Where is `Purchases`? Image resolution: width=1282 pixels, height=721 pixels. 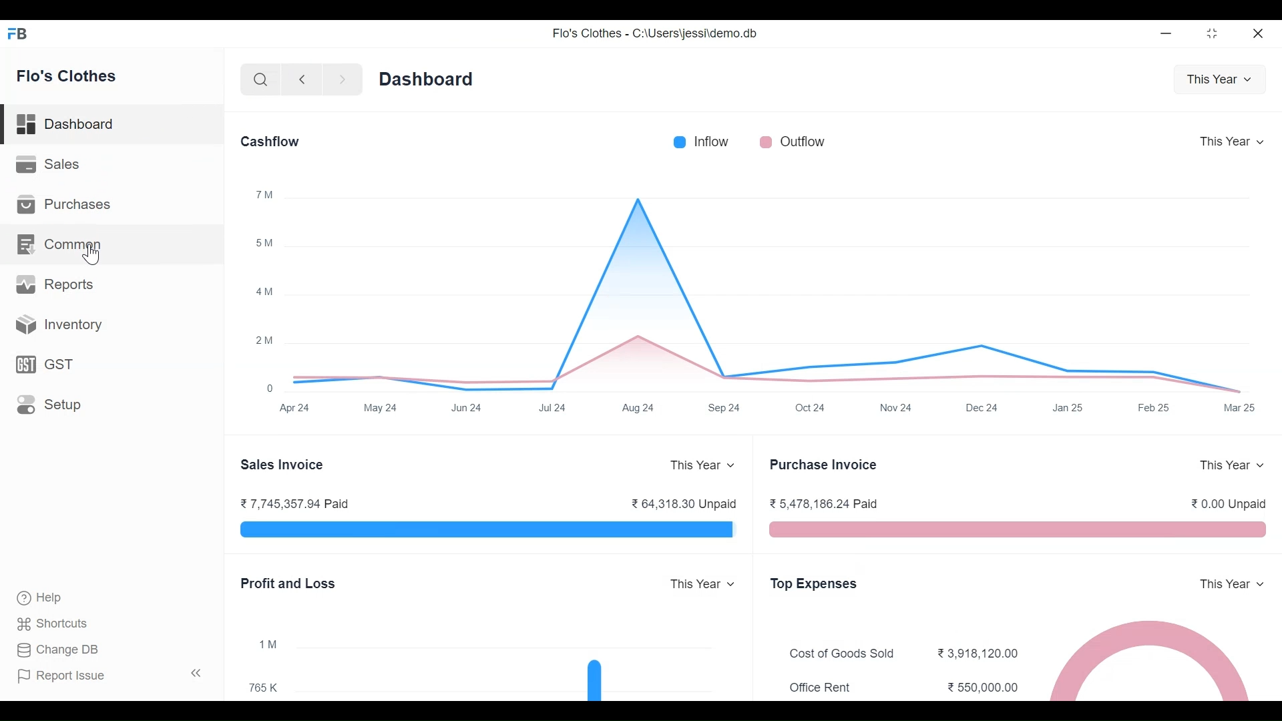 Purchases is located at coordinates (64, 204).